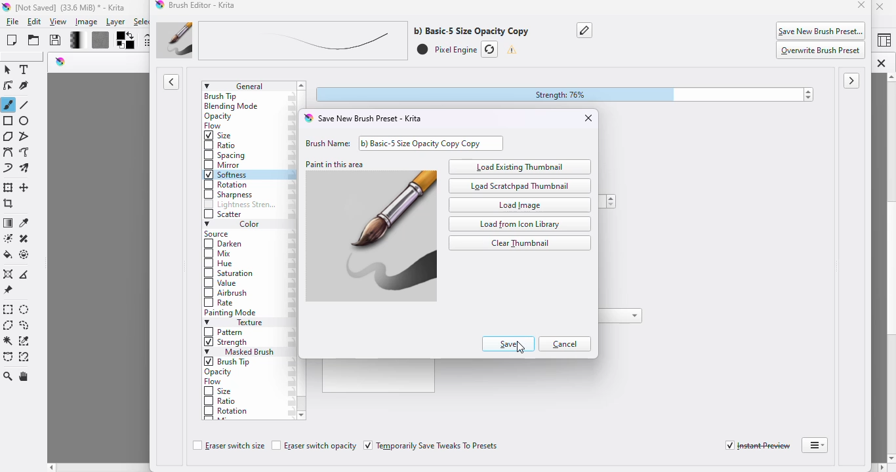 This screenshot has height=472, width=896. What do you see at coordinates (25, 121) in the screenshot?
I see `ellipse tool` at bounding box center [25, 121].